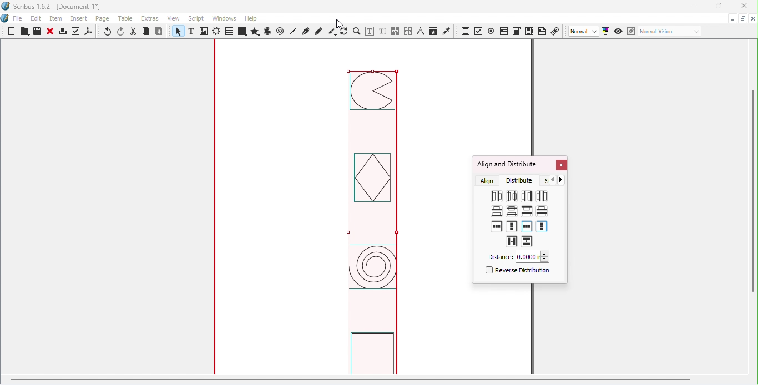  I want to click on Close, so click(560, 166).